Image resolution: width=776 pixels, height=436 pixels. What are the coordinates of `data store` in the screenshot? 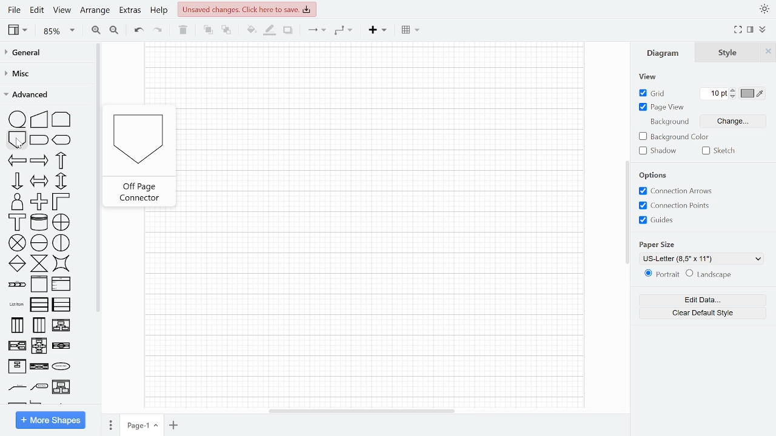 It's located at (40, 222).